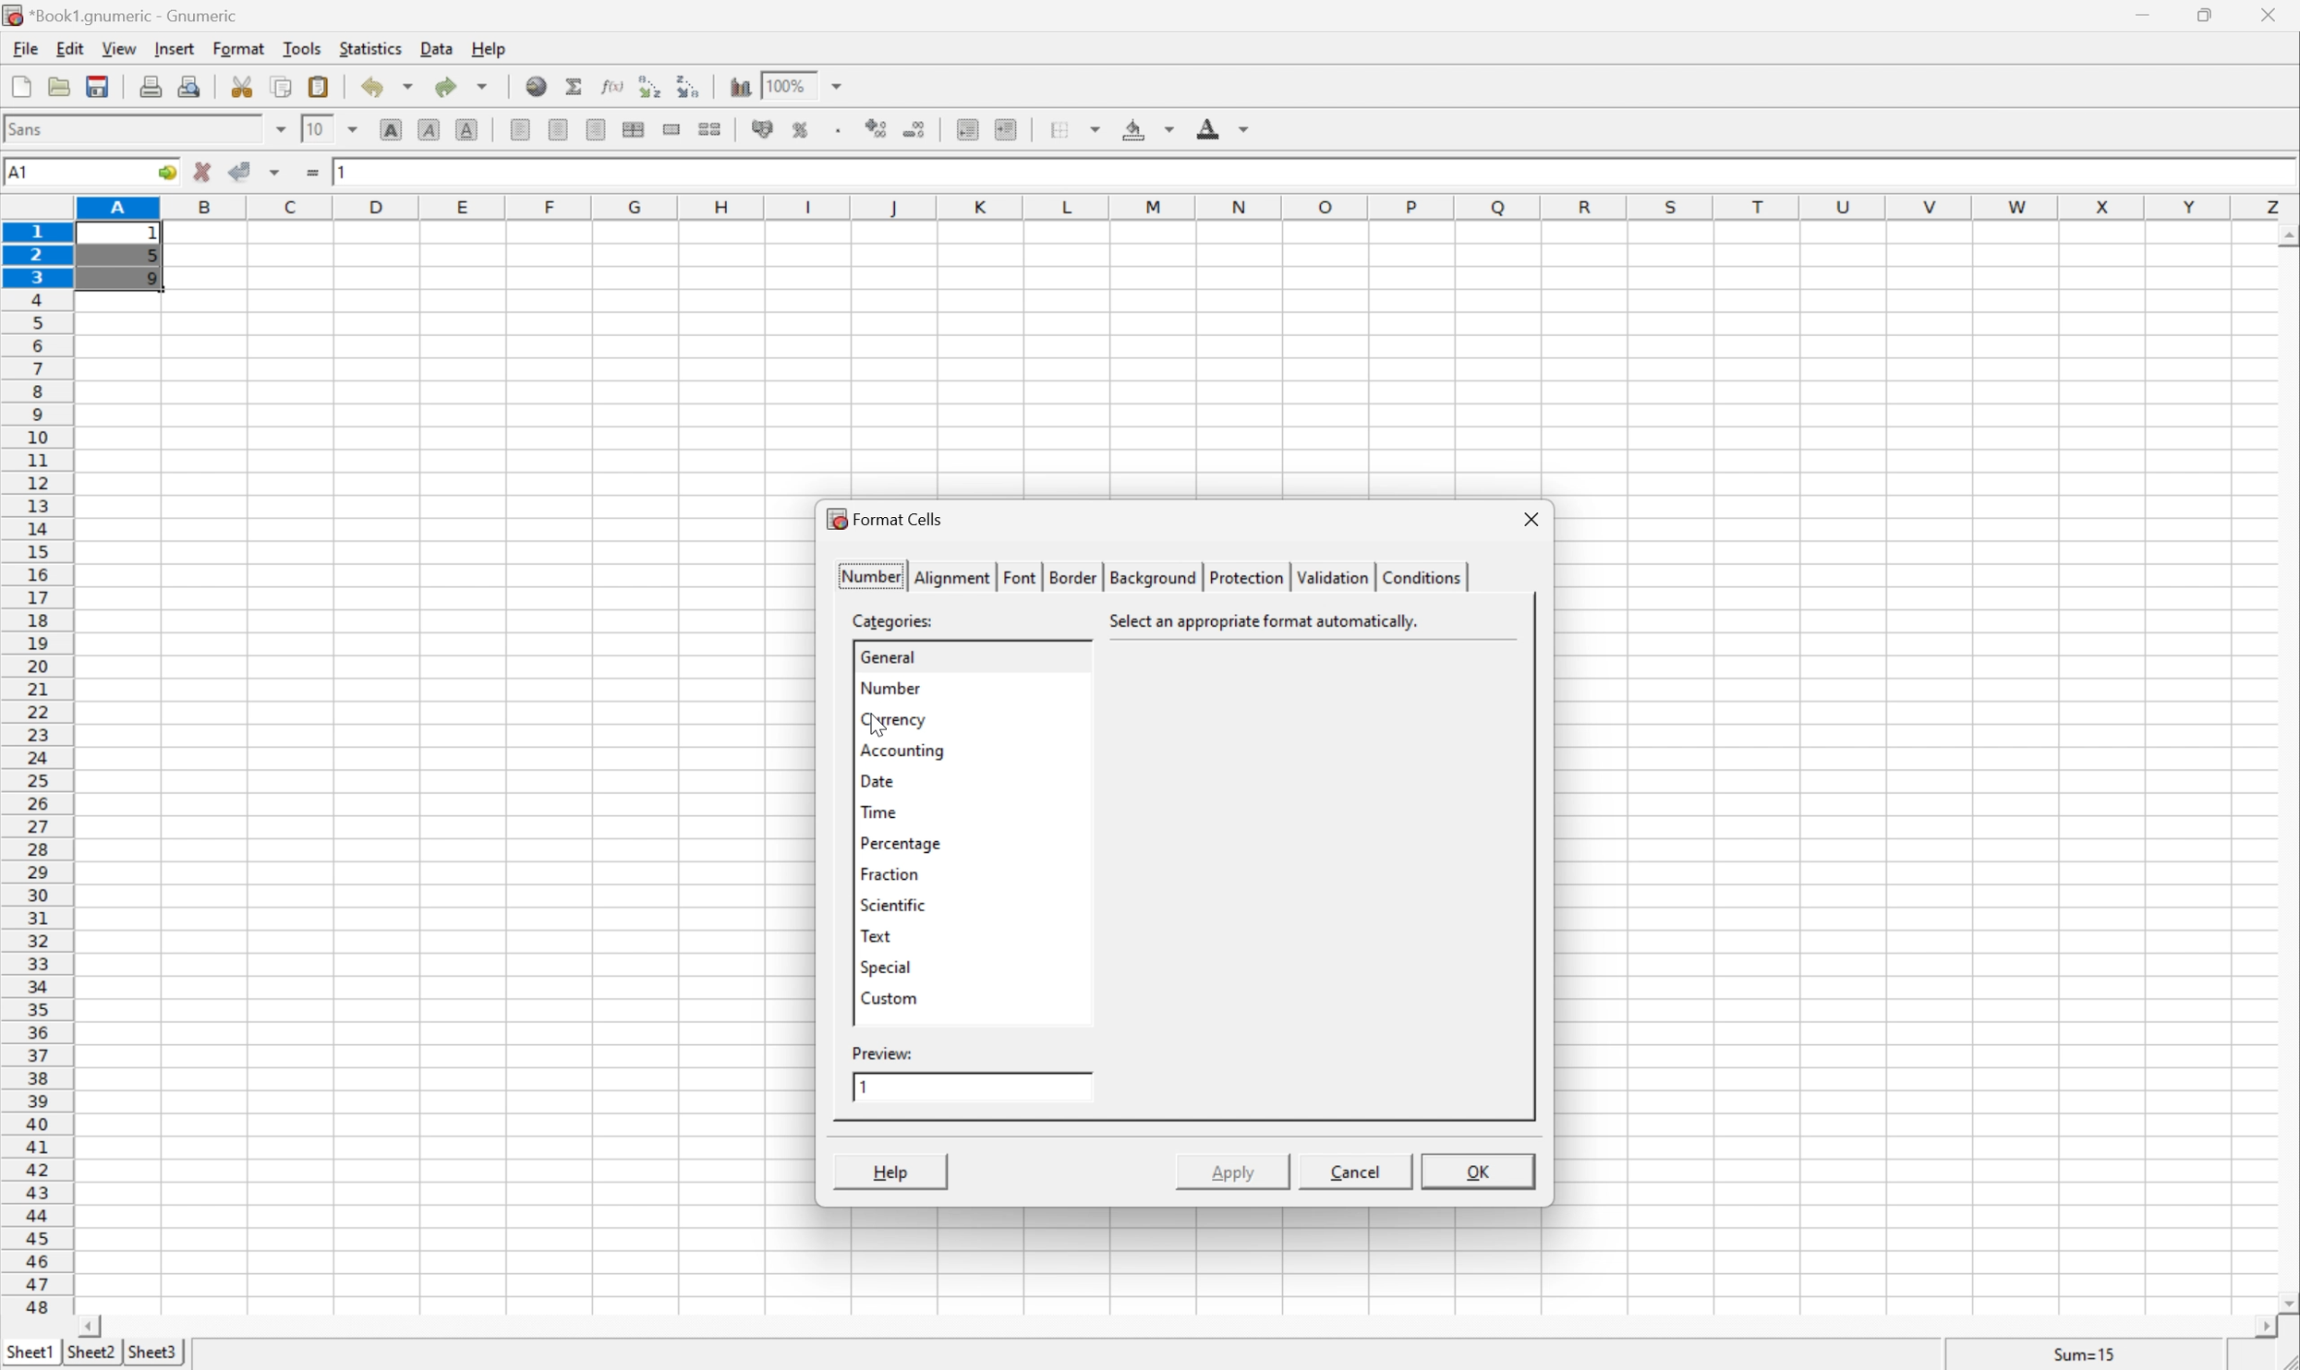  Describe the element at coordinates (887, 686) in the screenshot. I see `number` at that location.